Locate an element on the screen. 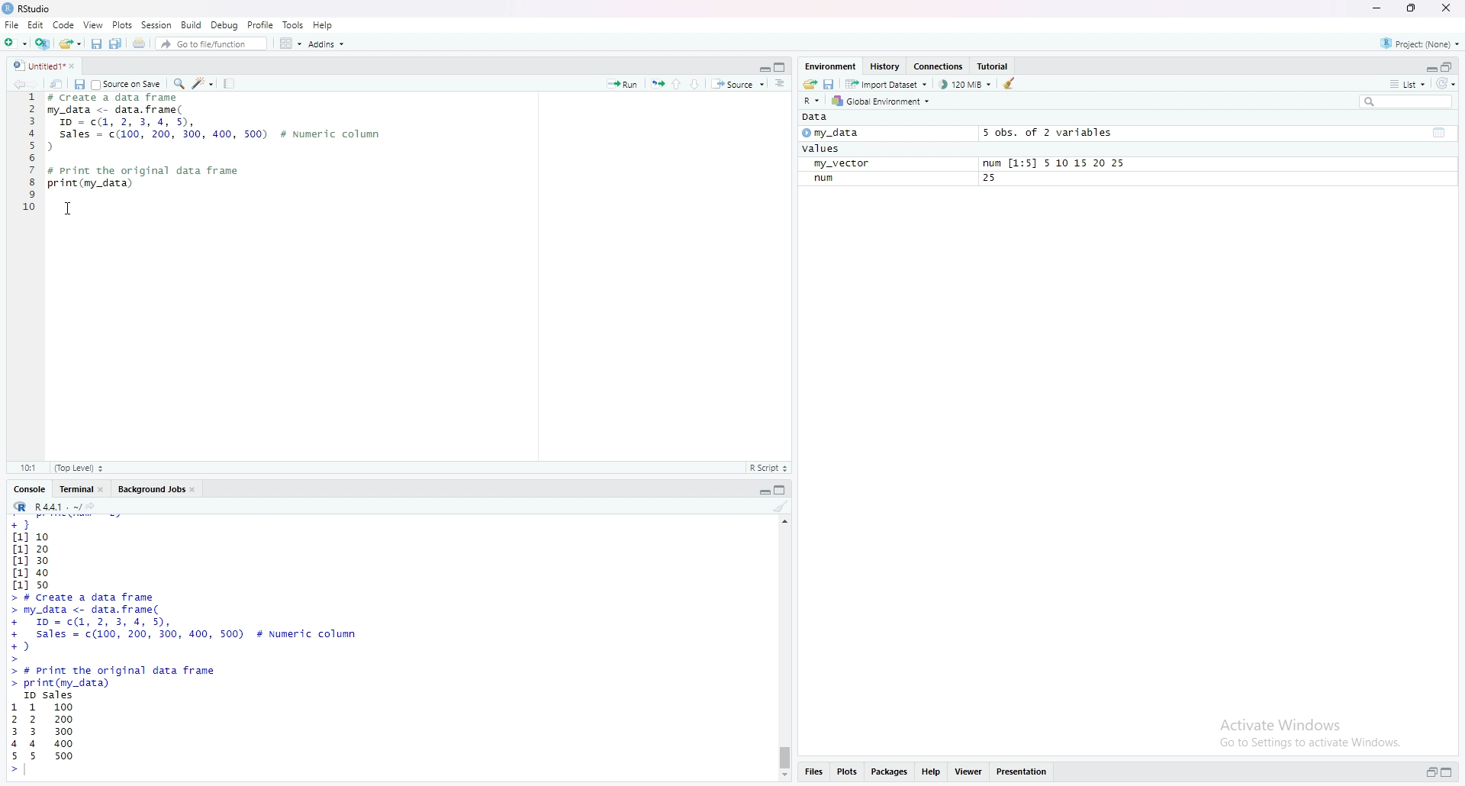  print the current file is located at coordinates (140, 44).